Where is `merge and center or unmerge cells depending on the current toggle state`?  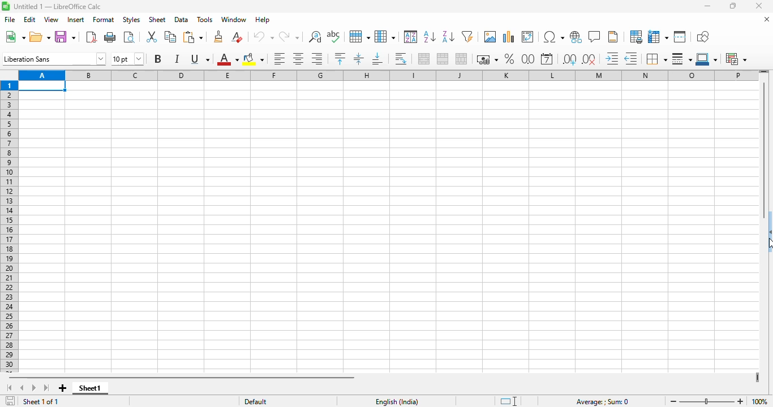 merge and center or unmerge cells depending on the current toggle state is located at coordinates (424, 59).